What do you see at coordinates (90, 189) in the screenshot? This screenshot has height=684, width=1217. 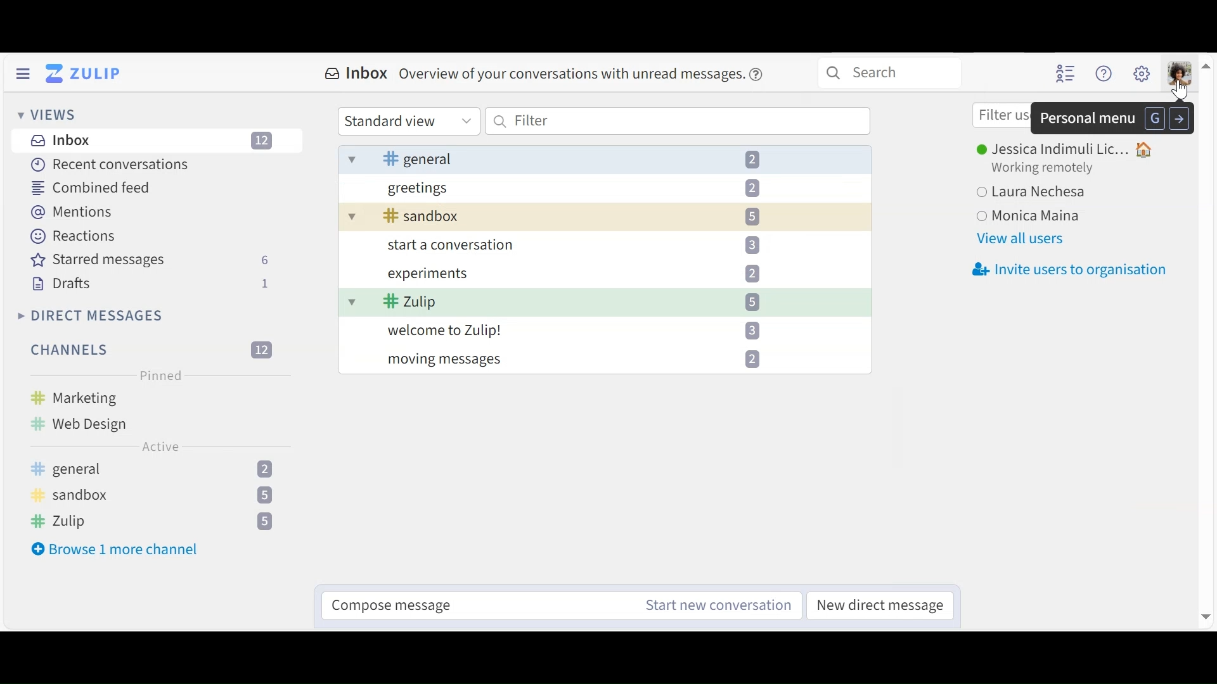 I see `Combined feed` at bounding box center [90, 189].